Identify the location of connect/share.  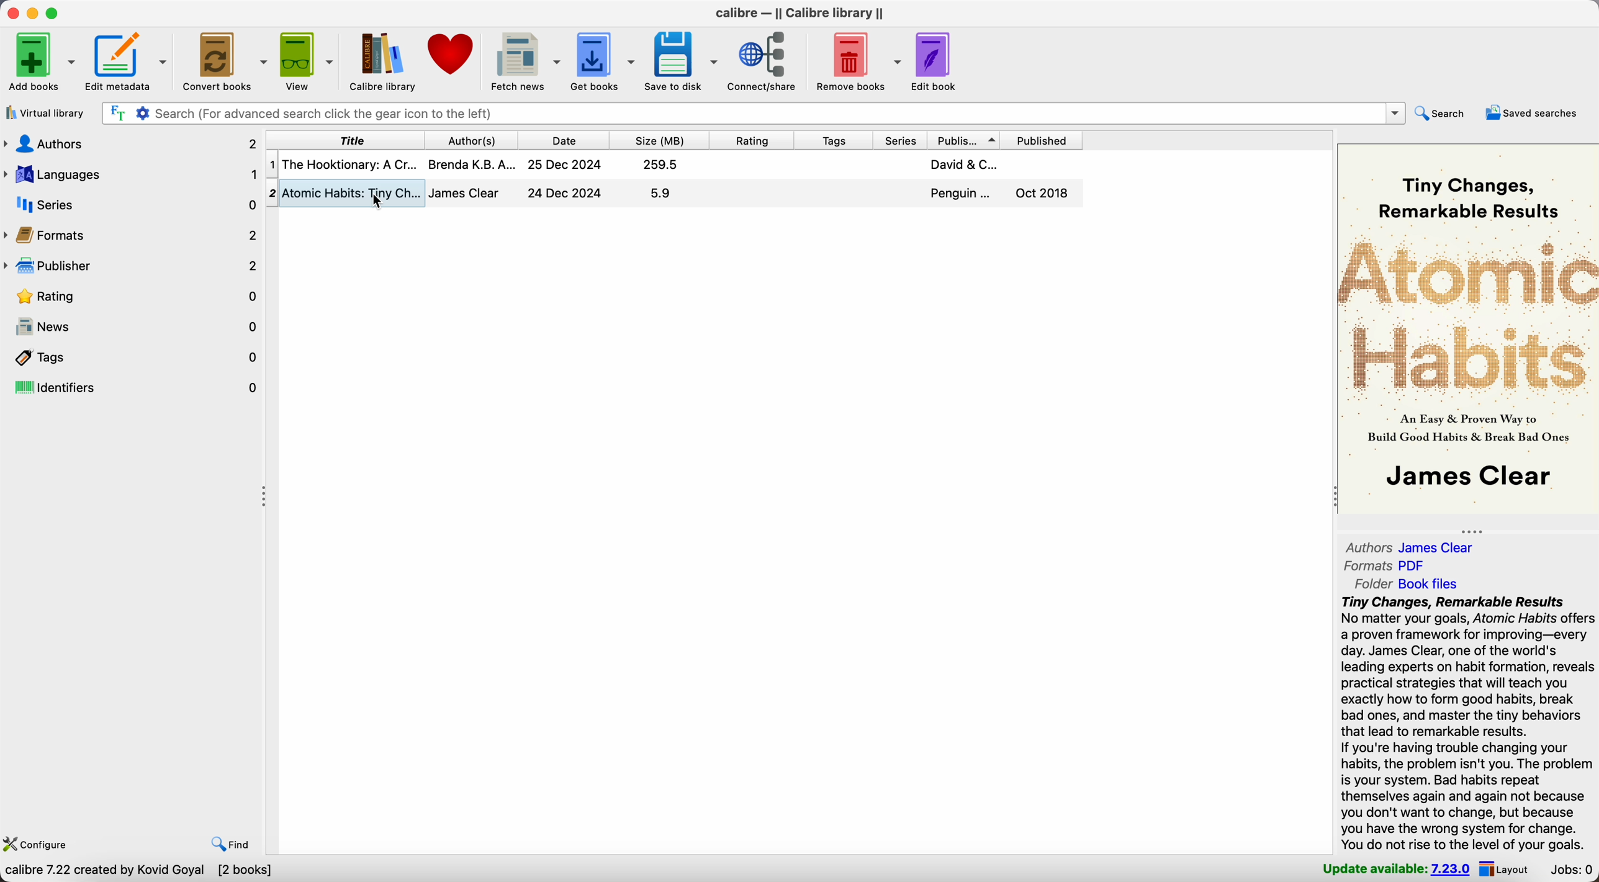
(765, 62).